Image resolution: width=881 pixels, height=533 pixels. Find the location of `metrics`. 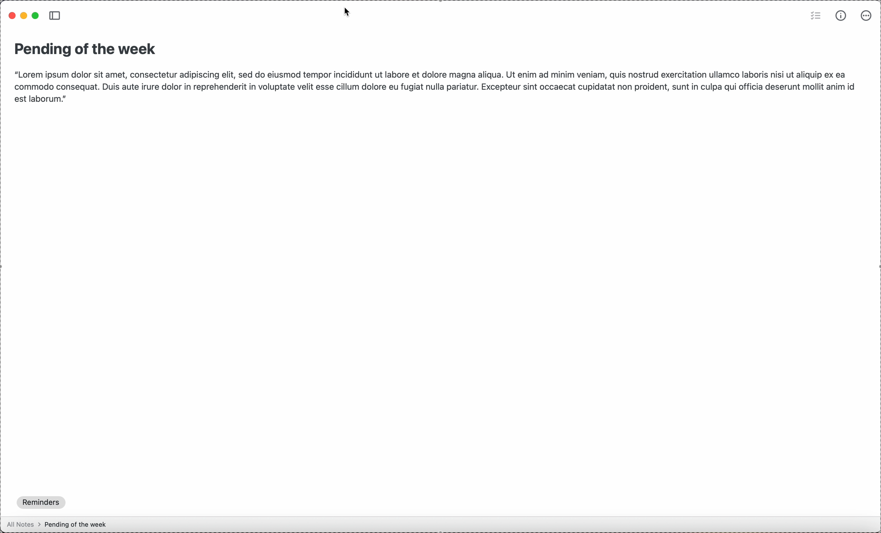

metrics is located at coordinates (841, 17).